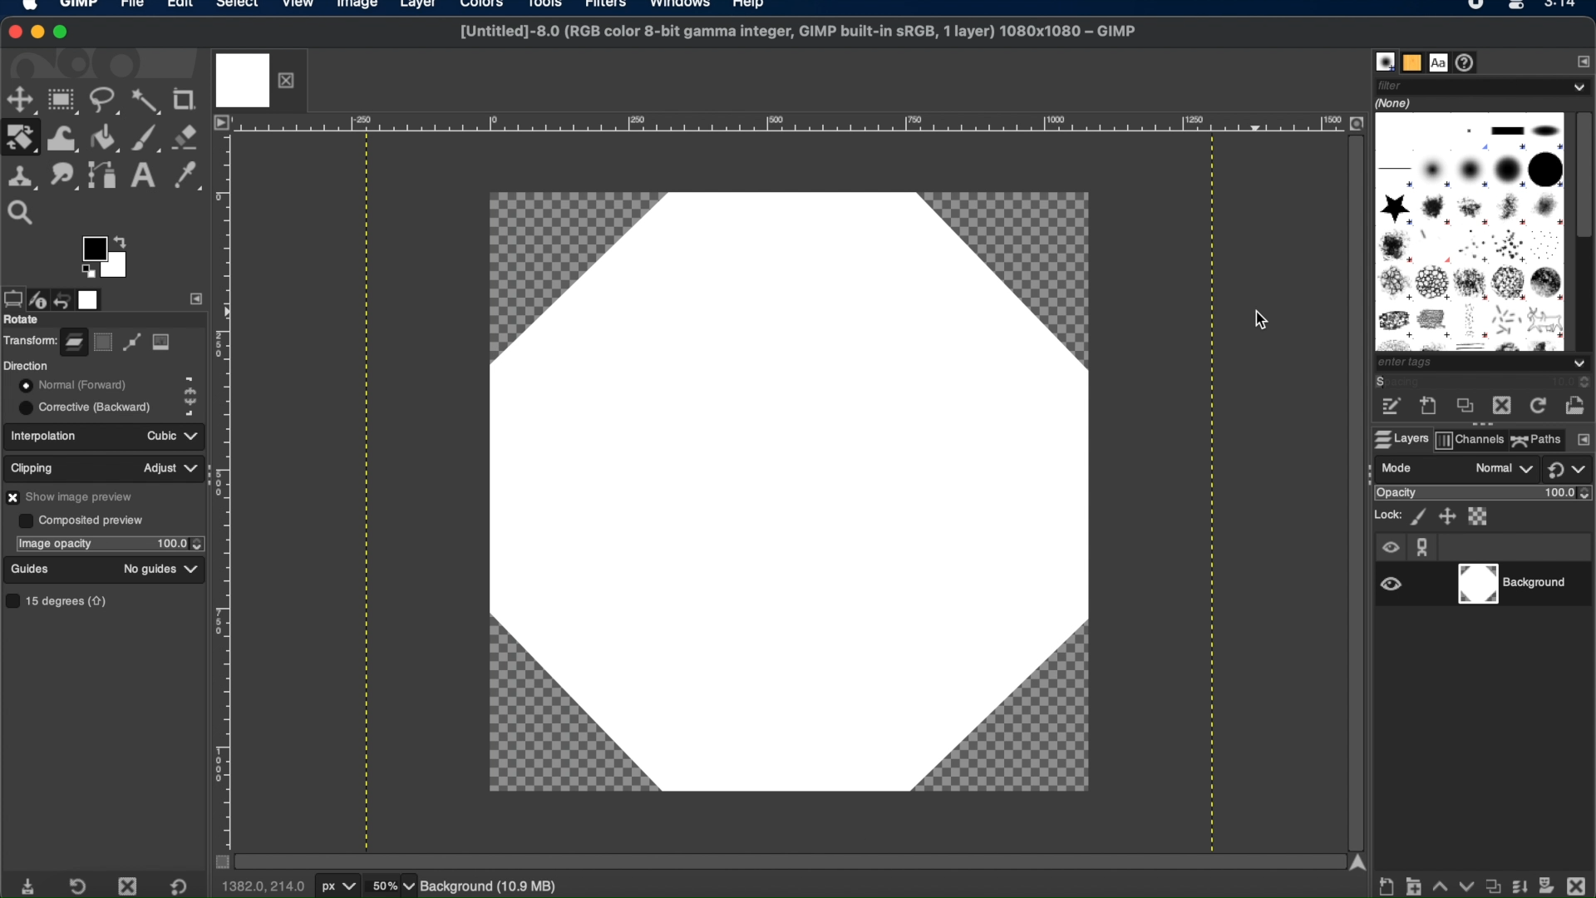 The image size is (1596, 898). Describe the element at coordinates (1513, 7) in the screenshot. I see `Mac control center` at that location.